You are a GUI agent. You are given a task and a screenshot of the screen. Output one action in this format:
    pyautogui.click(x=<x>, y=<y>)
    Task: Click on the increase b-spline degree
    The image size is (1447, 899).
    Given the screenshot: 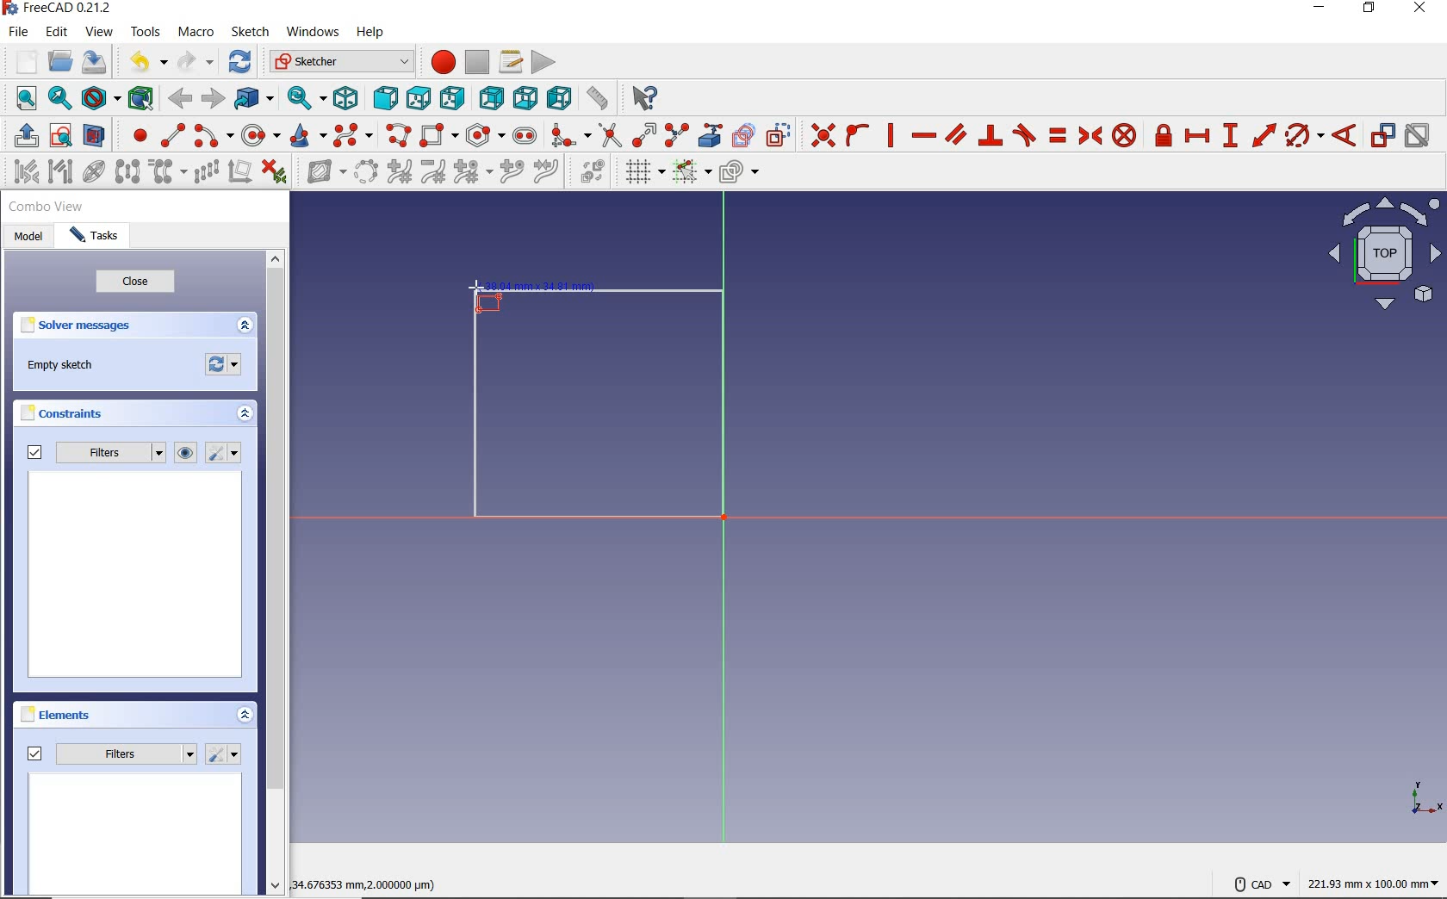 What is the action you would take?
    pyautogui.click(x=398, y=173)
    